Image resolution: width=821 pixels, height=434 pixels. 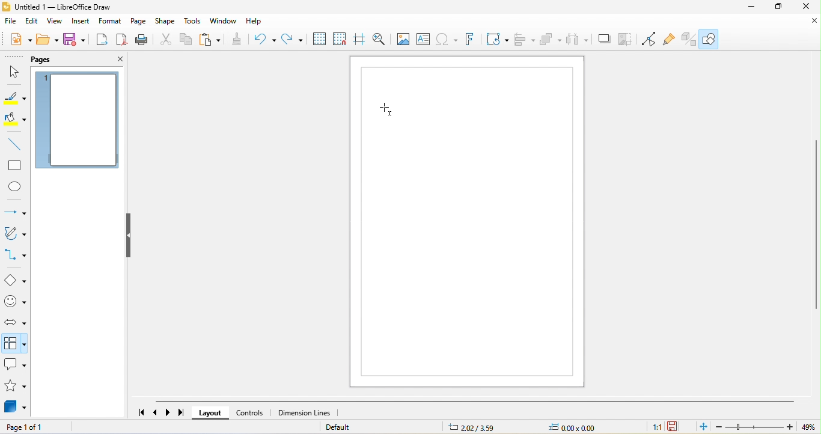 What do you see at coordinates (652, 40) in the screenshot?
I see `toggle point edit mode` at bounding box center [652, 40].